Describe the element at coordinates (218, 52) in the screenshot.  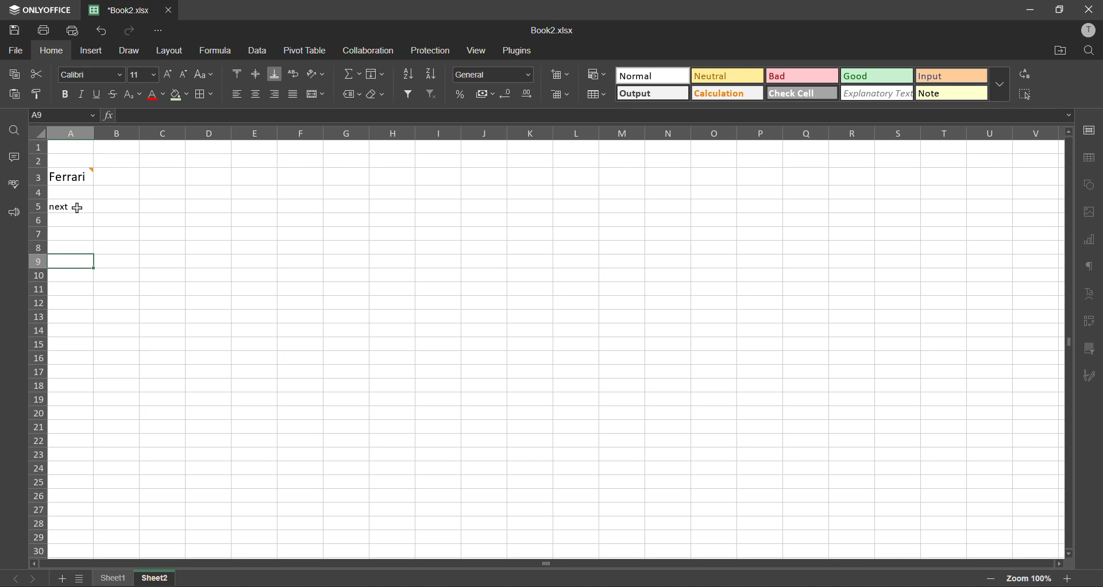
I see `formula` at that location.